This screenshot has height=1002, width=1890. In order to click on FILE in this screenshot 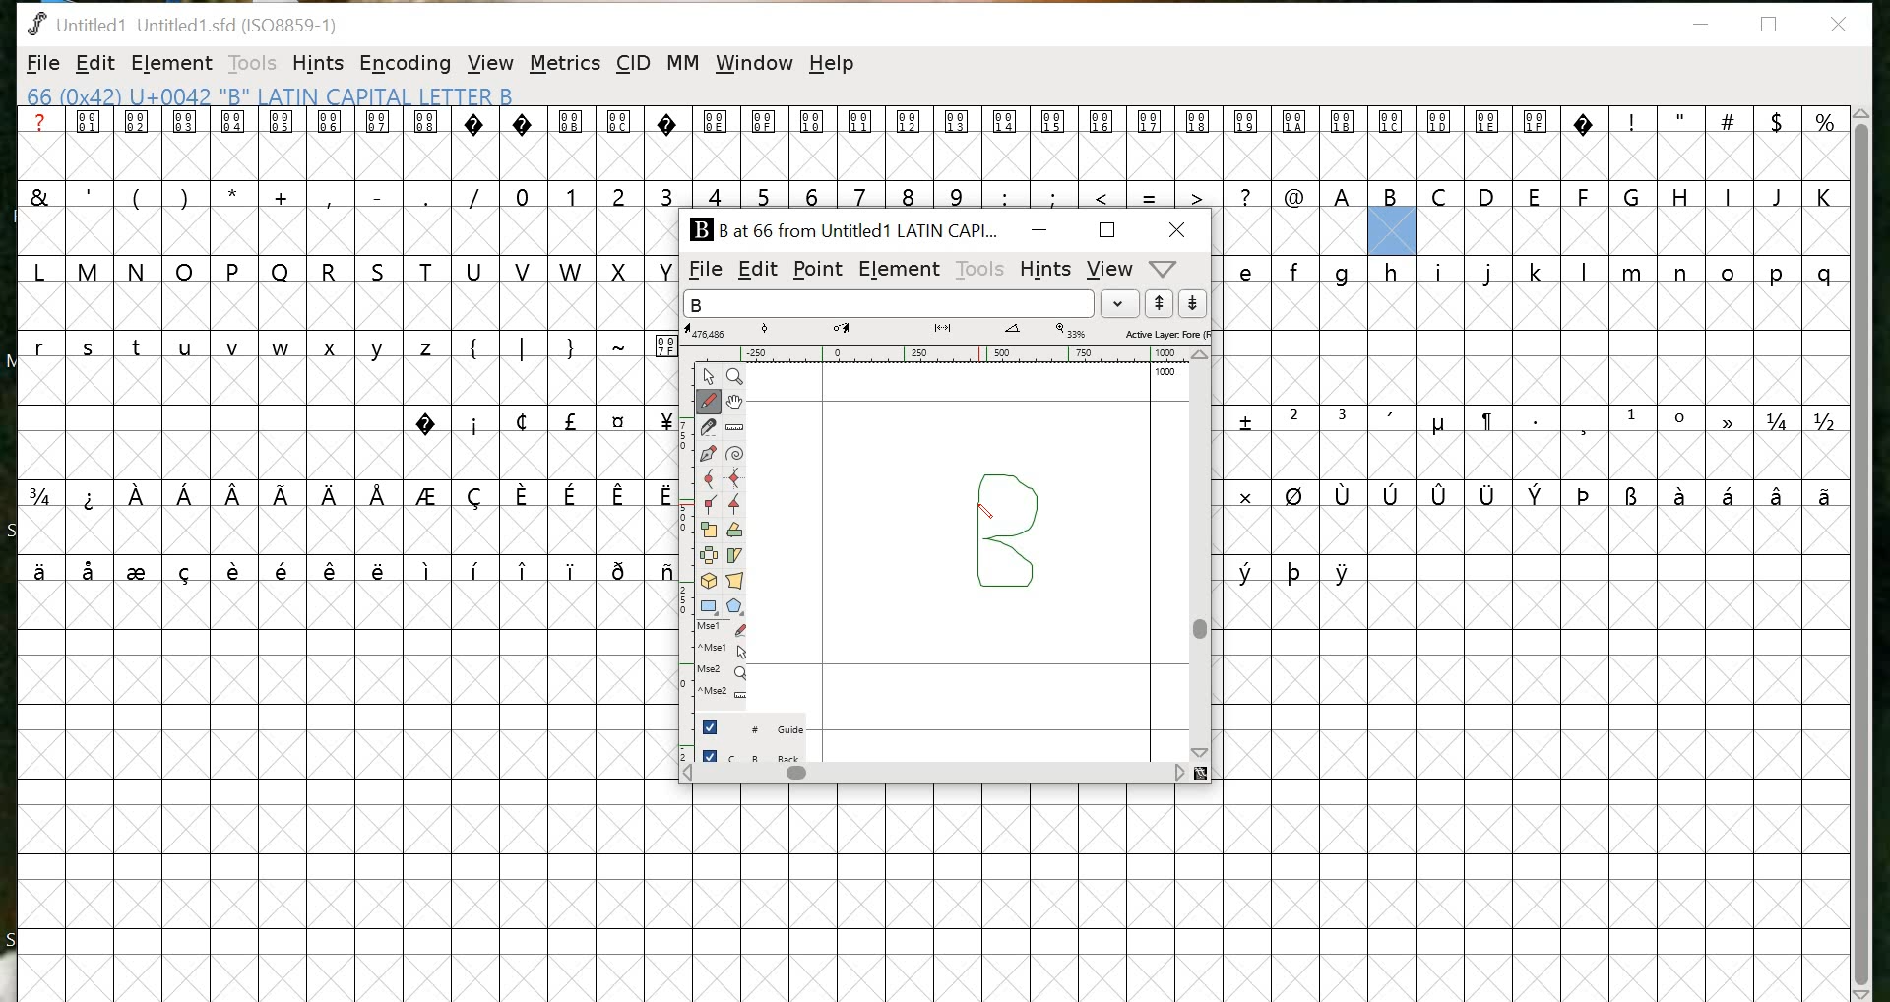, I will do `click(701, 270)`.